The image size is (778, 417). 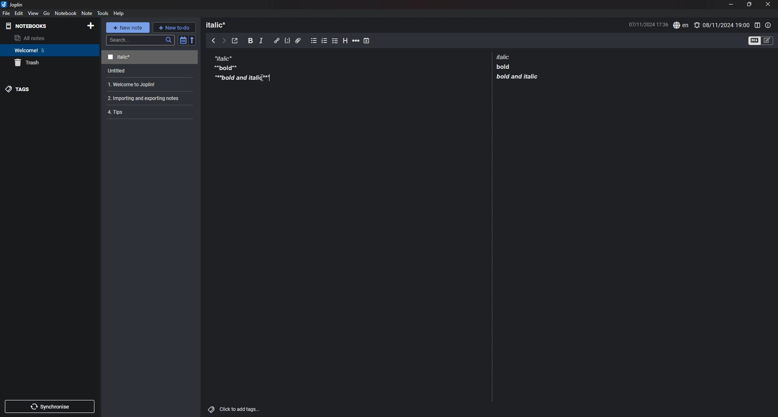 I want to click on search bar, so click(x=141, y=40).